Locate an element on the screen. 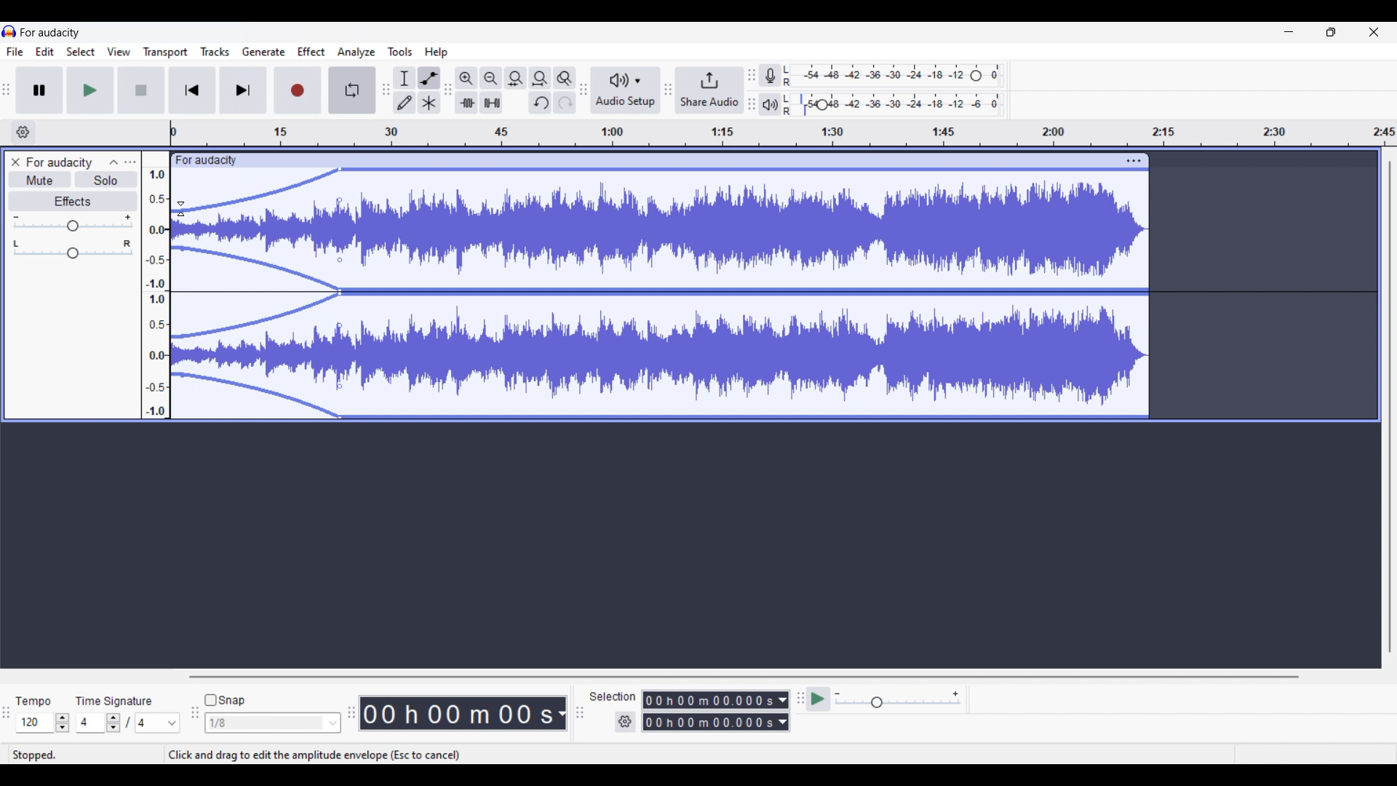 The width and height of the screenshot is (1397, 786). Cursor position unchanged after dragging waves closer is located at coordinates (181, 209).